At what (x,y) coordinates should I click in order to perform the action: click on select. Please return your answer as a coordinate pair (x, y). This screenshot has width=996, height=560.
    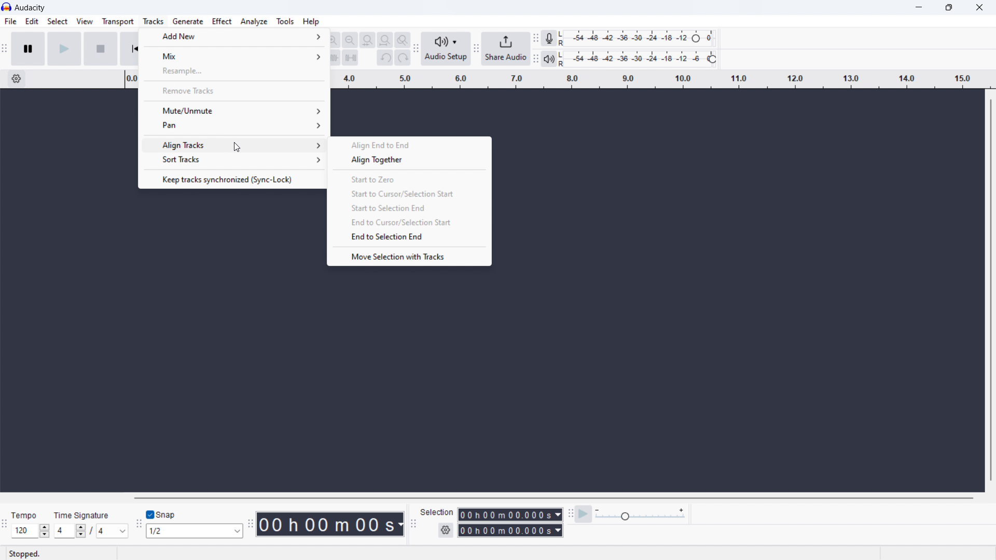
    Looking at the image, I should click on (57, 20).